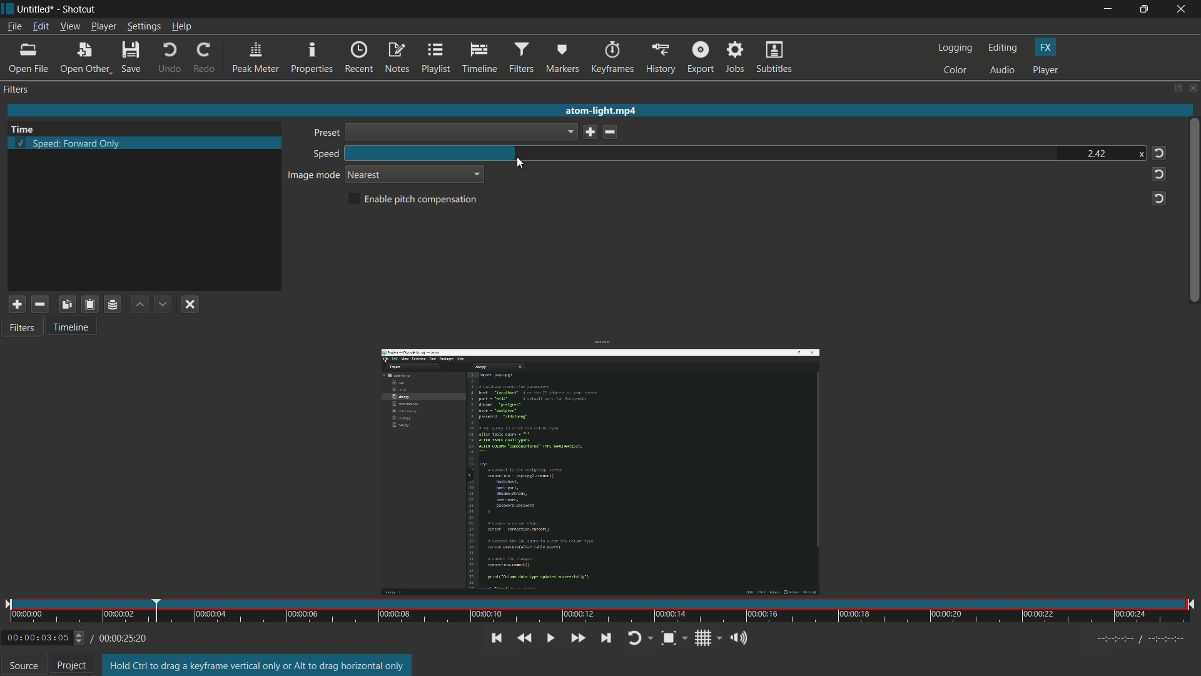 The height and width of the screenshot is (676, 1201). I want to click on time, so click(602, 610).